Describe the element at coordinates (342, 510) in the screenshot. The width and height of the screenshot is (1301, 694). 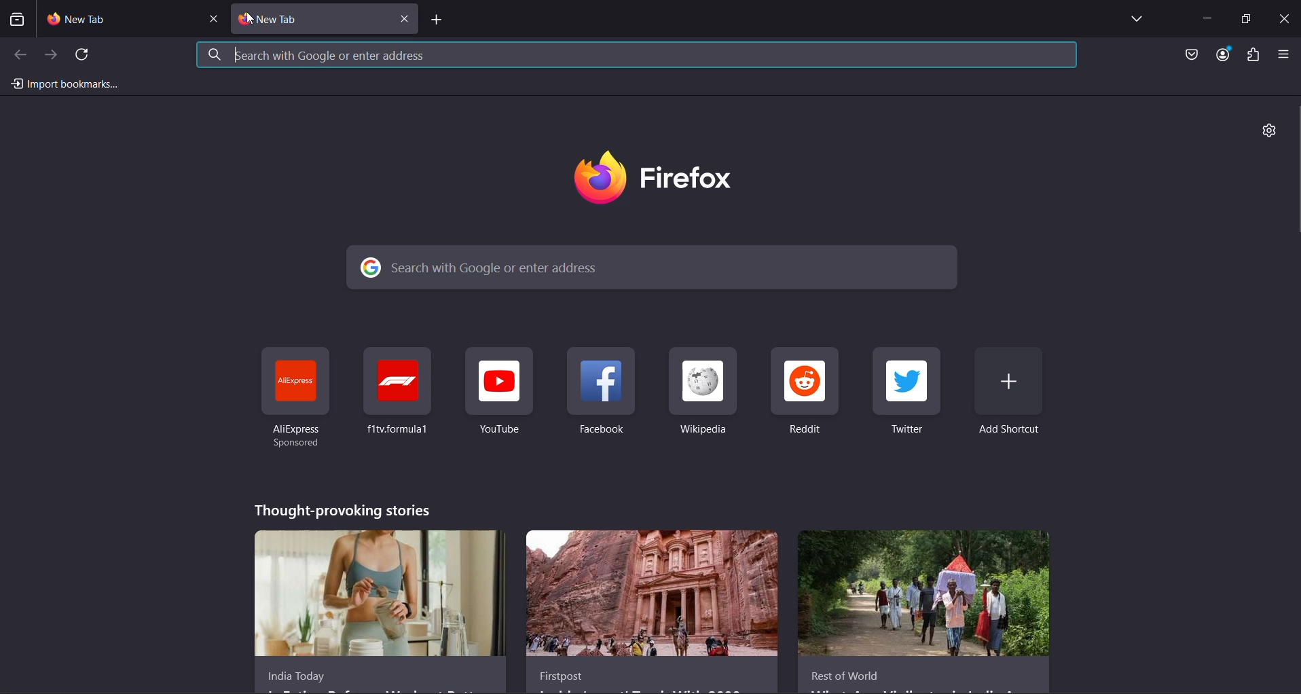
I see `thought-provoking stories` at that location.